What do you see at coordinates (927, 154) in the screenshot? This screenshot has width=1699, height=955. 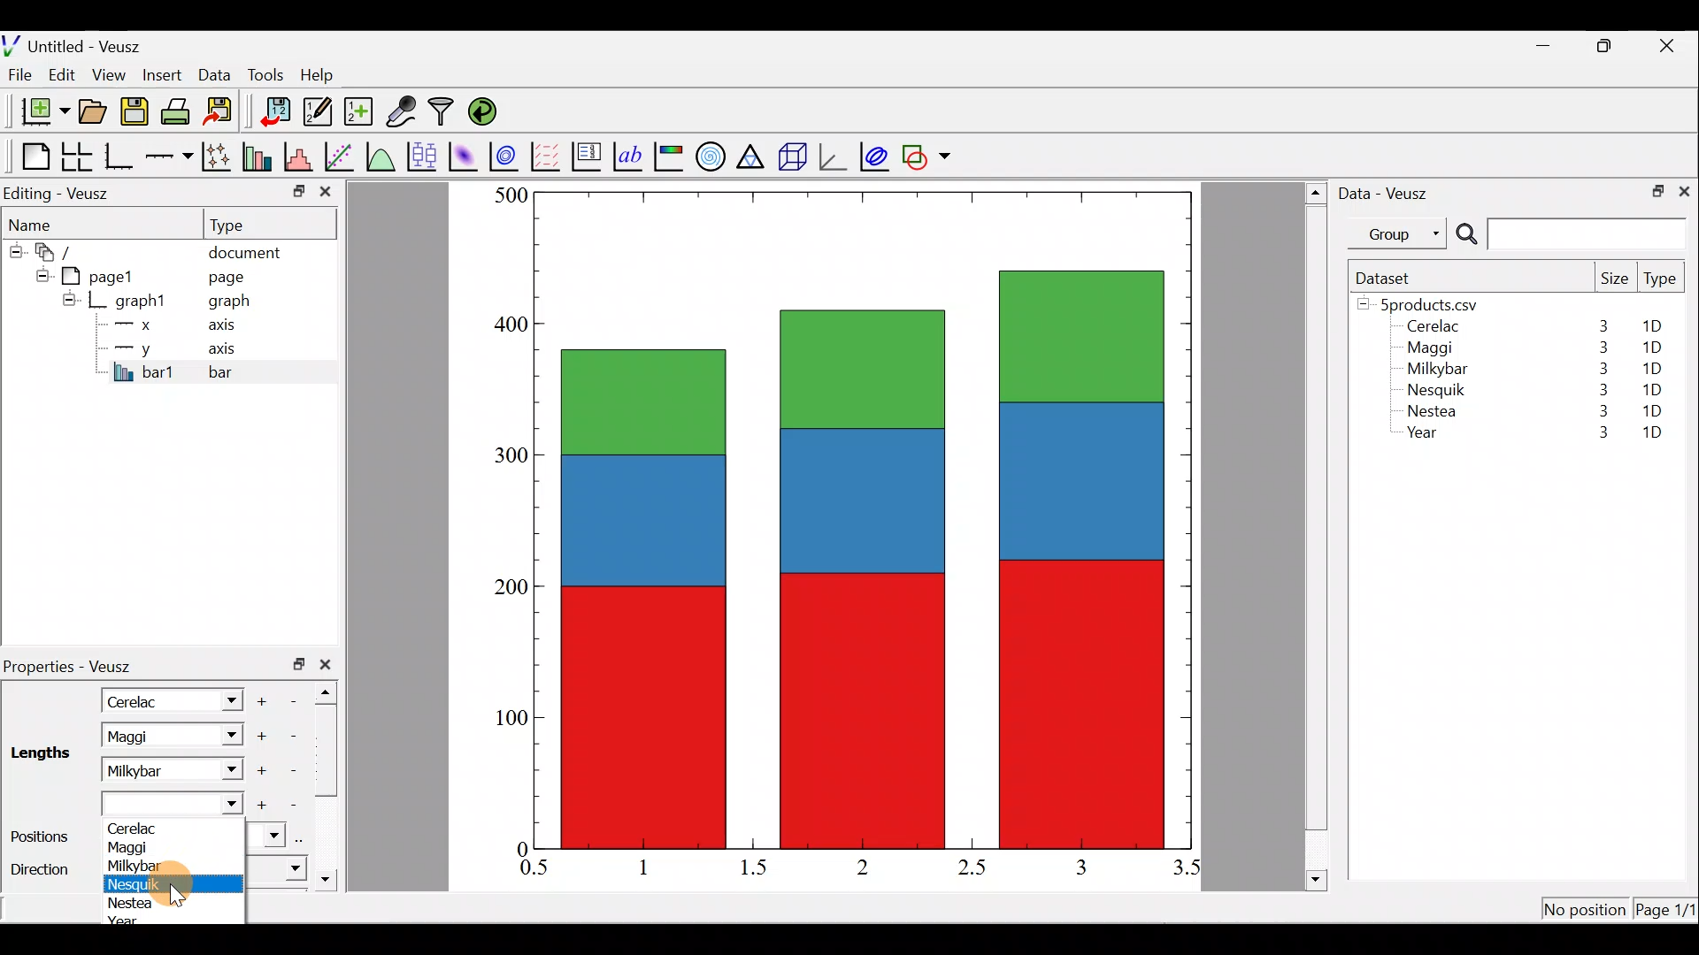 I see `Add a shape to the plot.` at bounding box center [927, 154].